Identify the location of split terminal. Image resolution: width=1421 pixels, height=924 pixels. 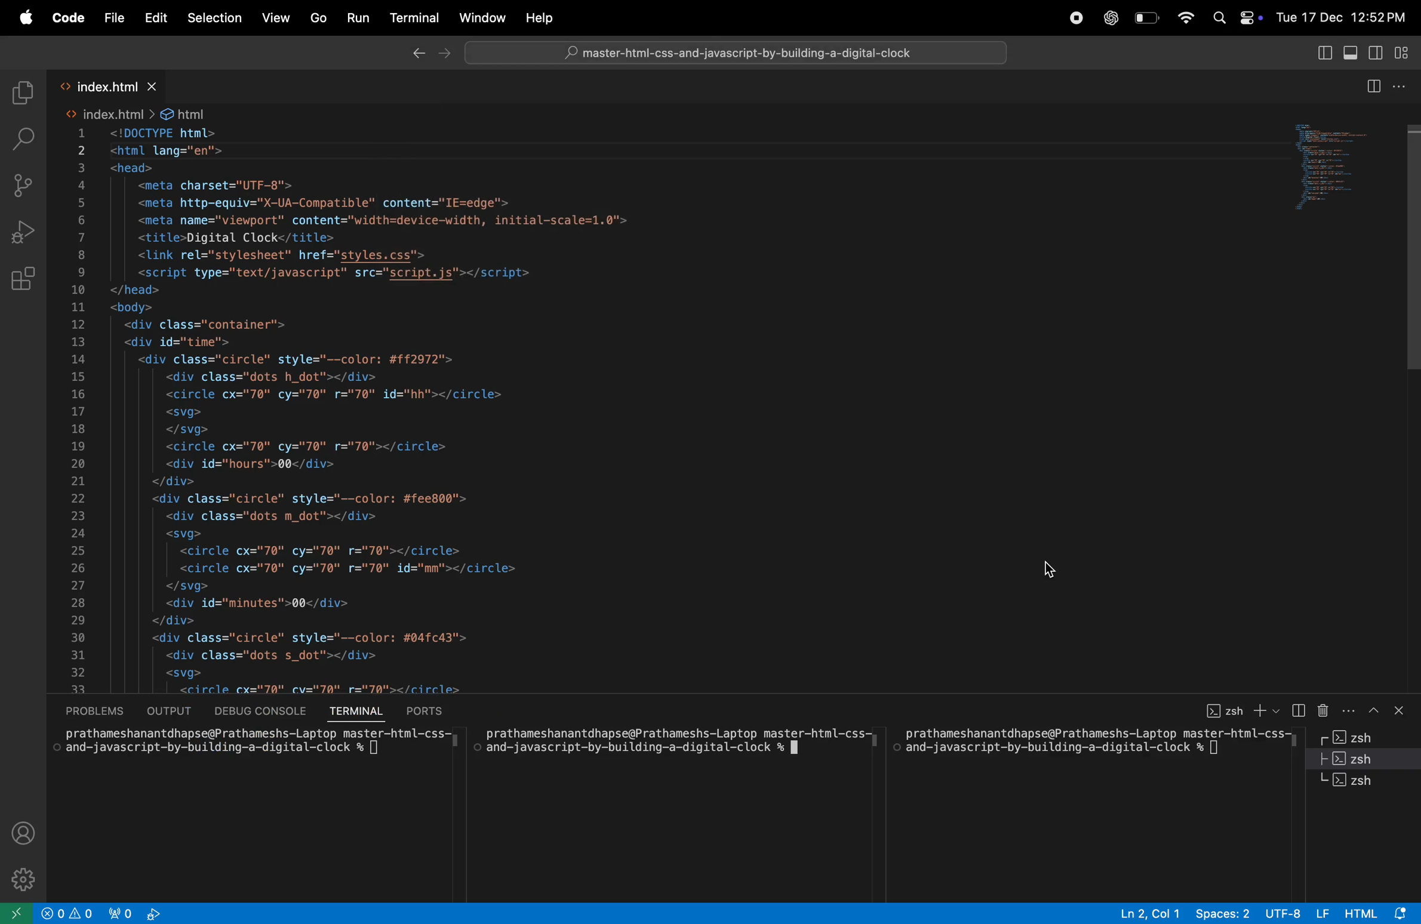
(1300, 710).